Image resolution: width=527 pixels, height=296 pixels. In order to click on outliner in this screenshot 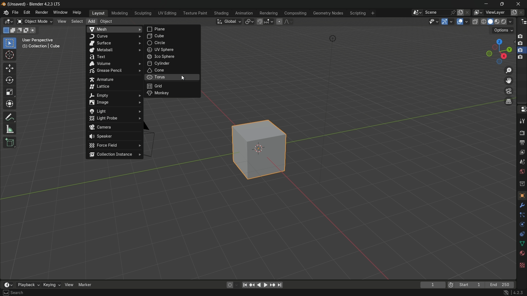, I will do `click(524, 22)`.